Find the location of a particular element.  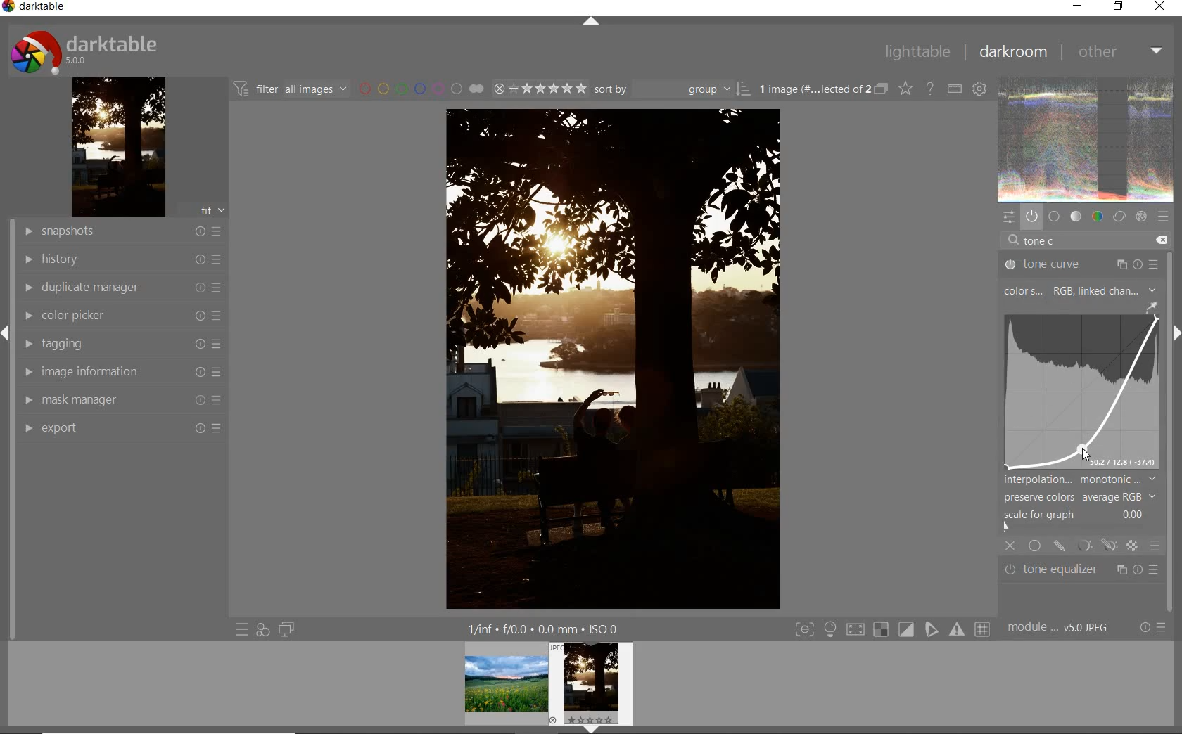

scale for graph is located at coordinates (1076, 515).